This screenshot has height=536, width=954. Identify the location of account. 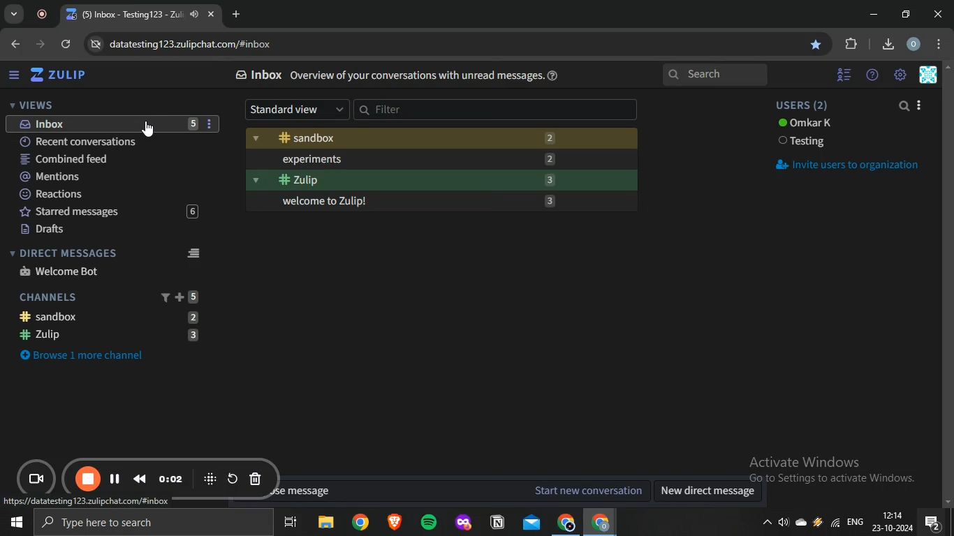
(914, 45).